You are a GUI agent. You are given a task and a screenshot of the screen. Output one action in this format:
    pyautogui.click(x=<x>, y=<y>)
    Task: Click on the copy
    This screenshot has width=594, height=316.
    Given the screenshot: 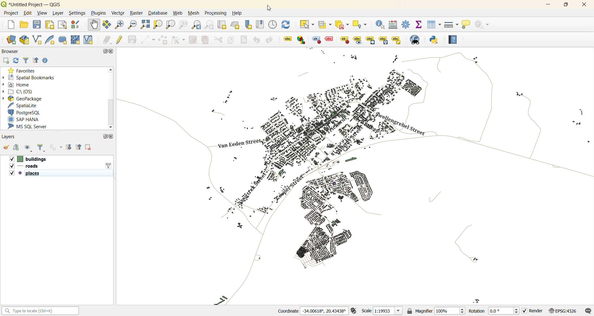 What is the action you would take?
    pyautogui.click(x=230, y=40)
    